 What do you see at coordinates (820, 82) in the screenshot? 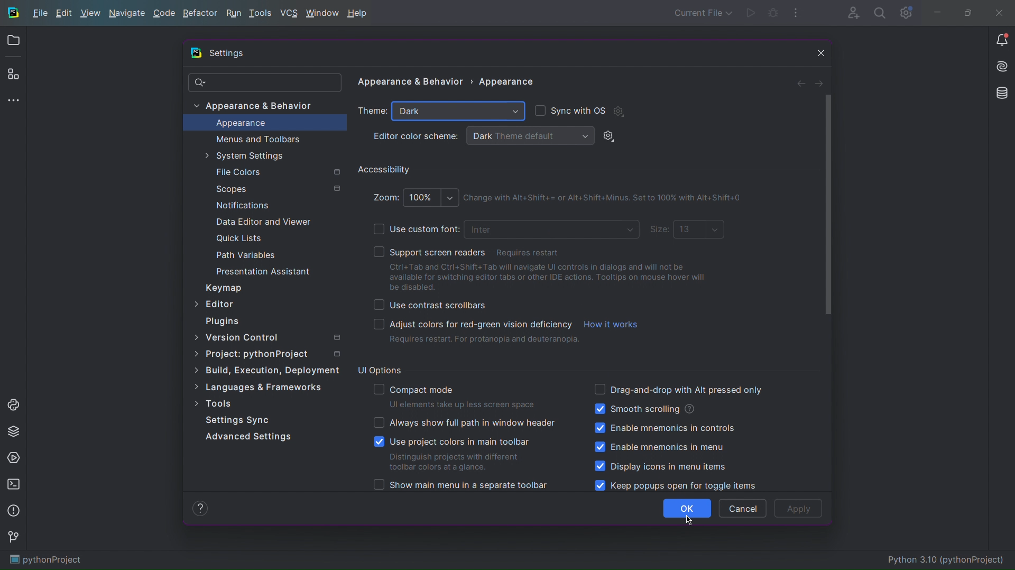
I see `Next` at bounding box center [820, 82].